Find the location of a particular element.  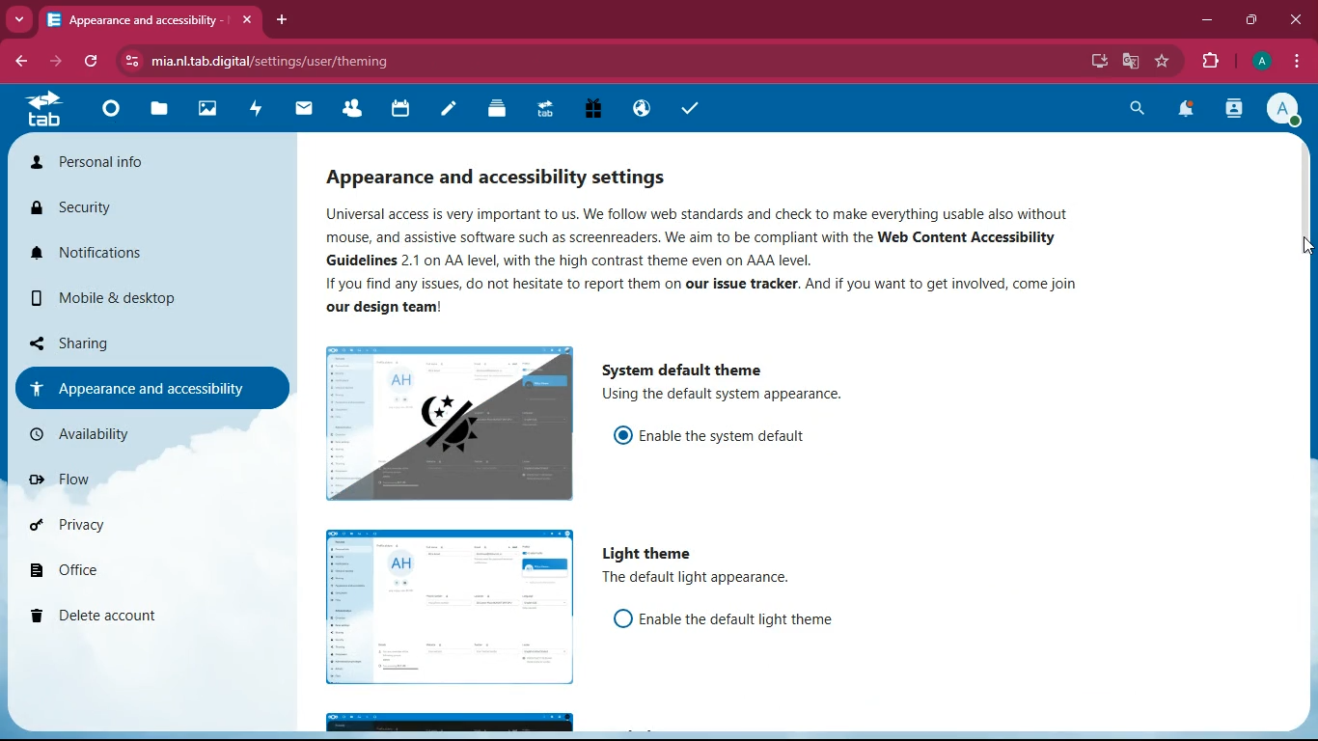

description is located at coordinates (735, 395).